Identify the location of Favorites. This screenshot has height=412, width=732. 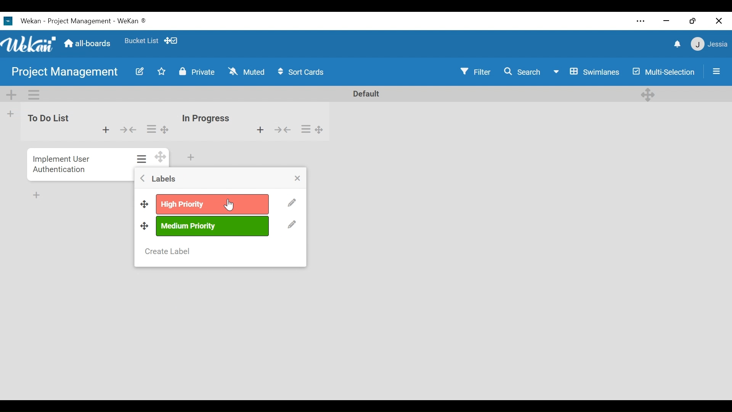
(141, 40).